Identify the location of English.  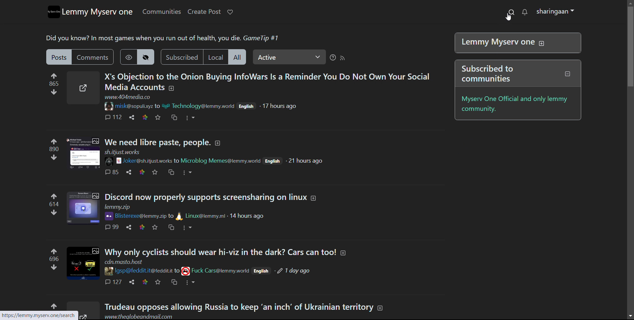
(246, 106).